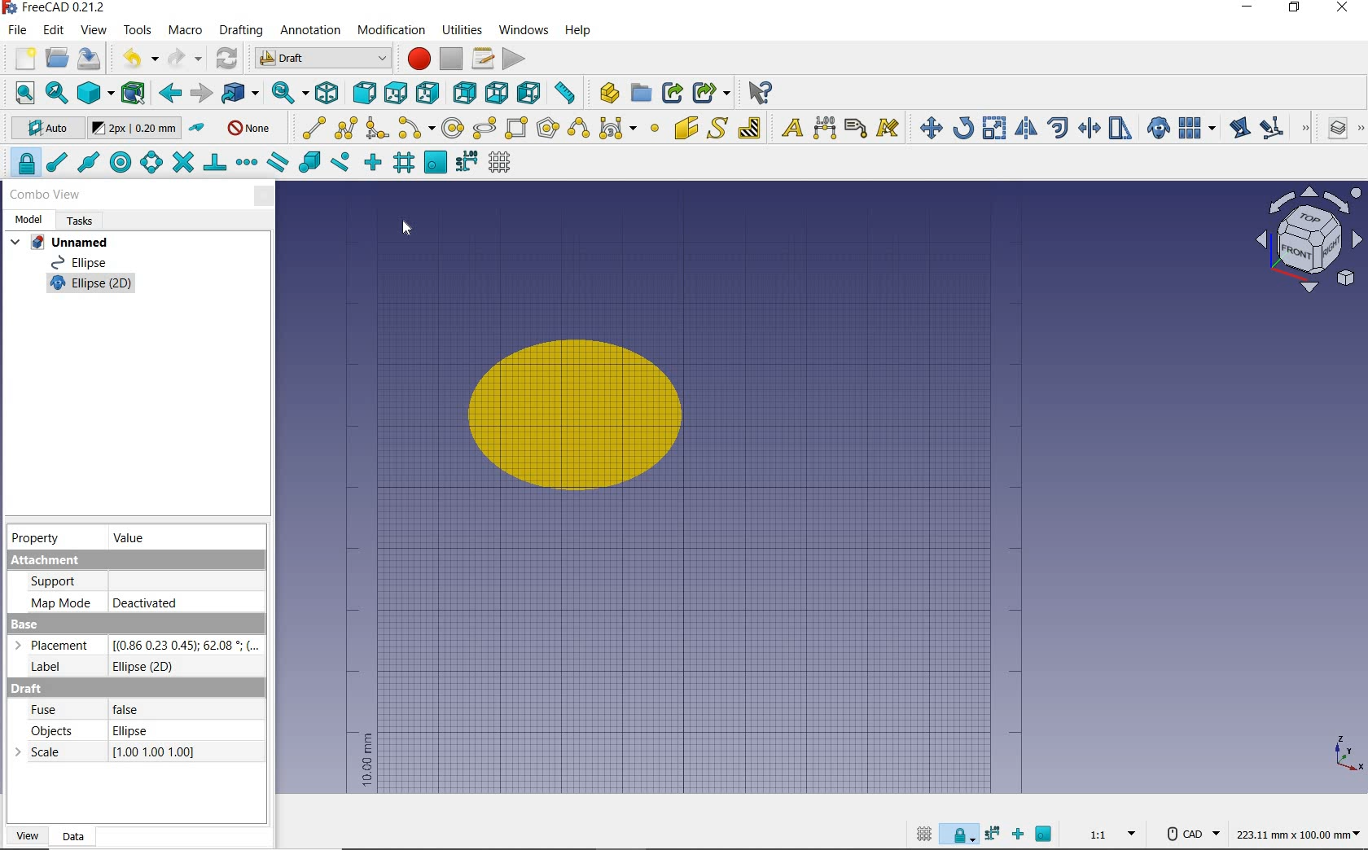  Describe the element at coordinates (497, 92) in the screenshot. I see `bottom` at that location.